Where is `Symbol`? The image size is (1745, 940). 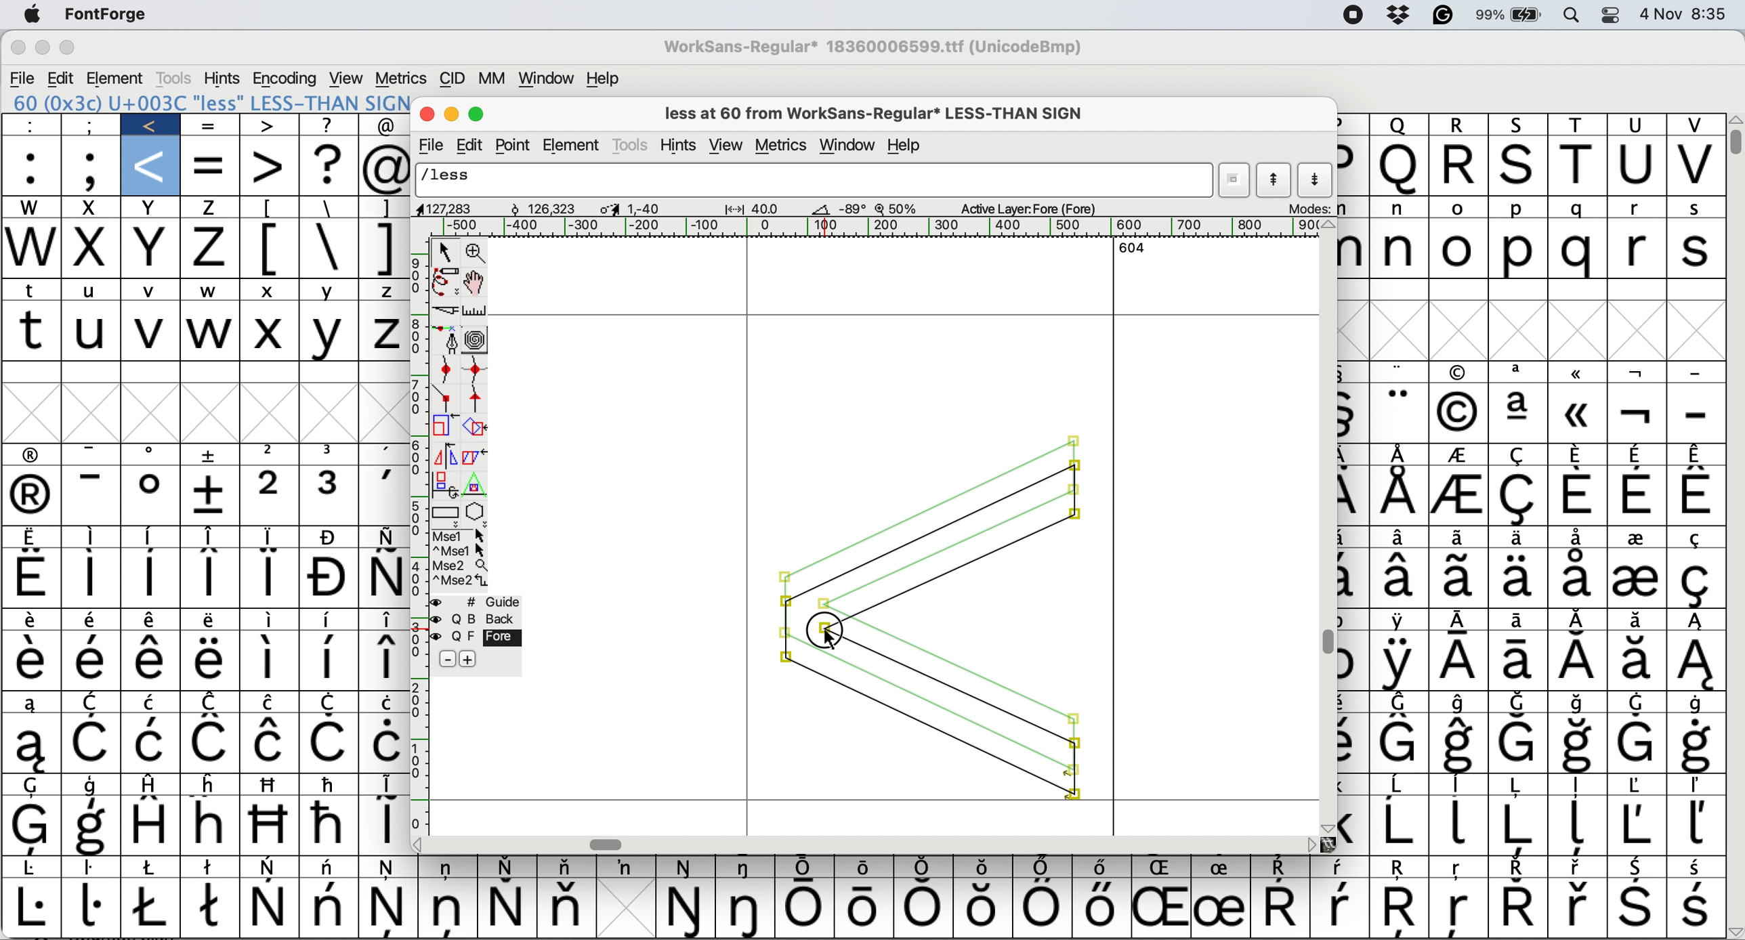 Symbol is located at coordinates (1043, 907).